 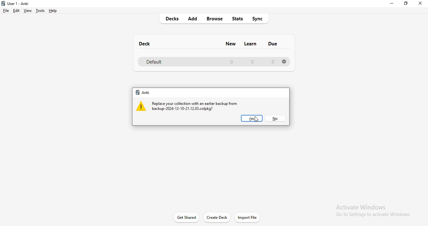 I want to click on Anki logo and title, so click(x=18, y=3).